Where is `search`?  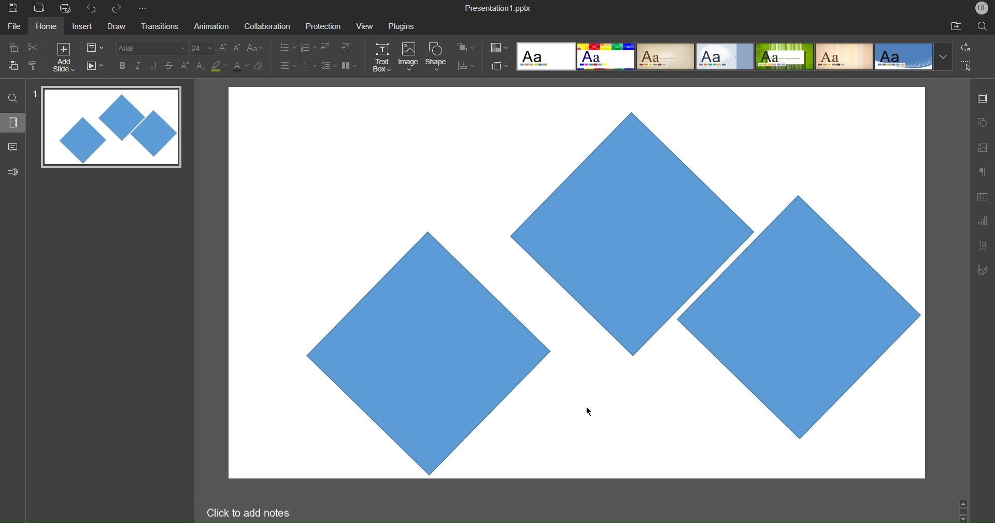
search is located at coordinates (984, 26).